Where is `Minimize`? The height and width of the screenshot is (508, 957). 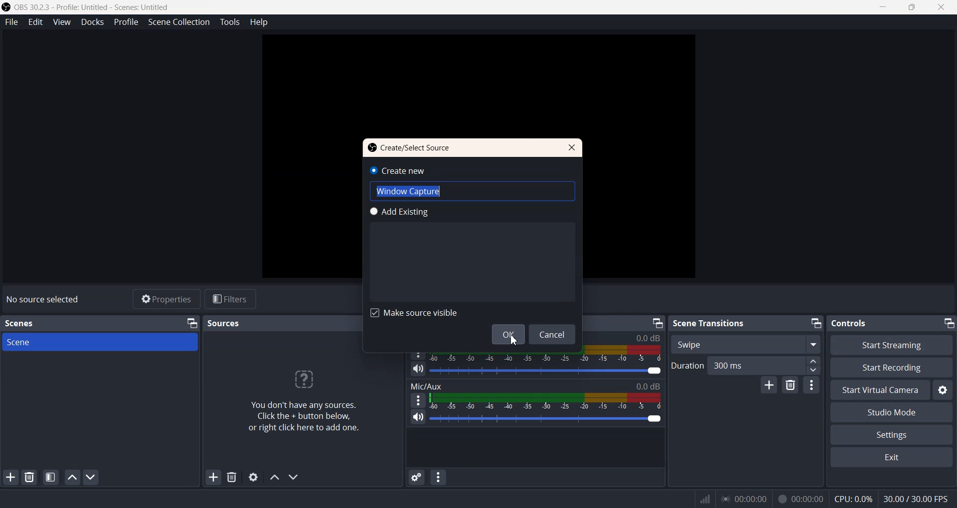
Minimize is located at coordinates (193, 323).